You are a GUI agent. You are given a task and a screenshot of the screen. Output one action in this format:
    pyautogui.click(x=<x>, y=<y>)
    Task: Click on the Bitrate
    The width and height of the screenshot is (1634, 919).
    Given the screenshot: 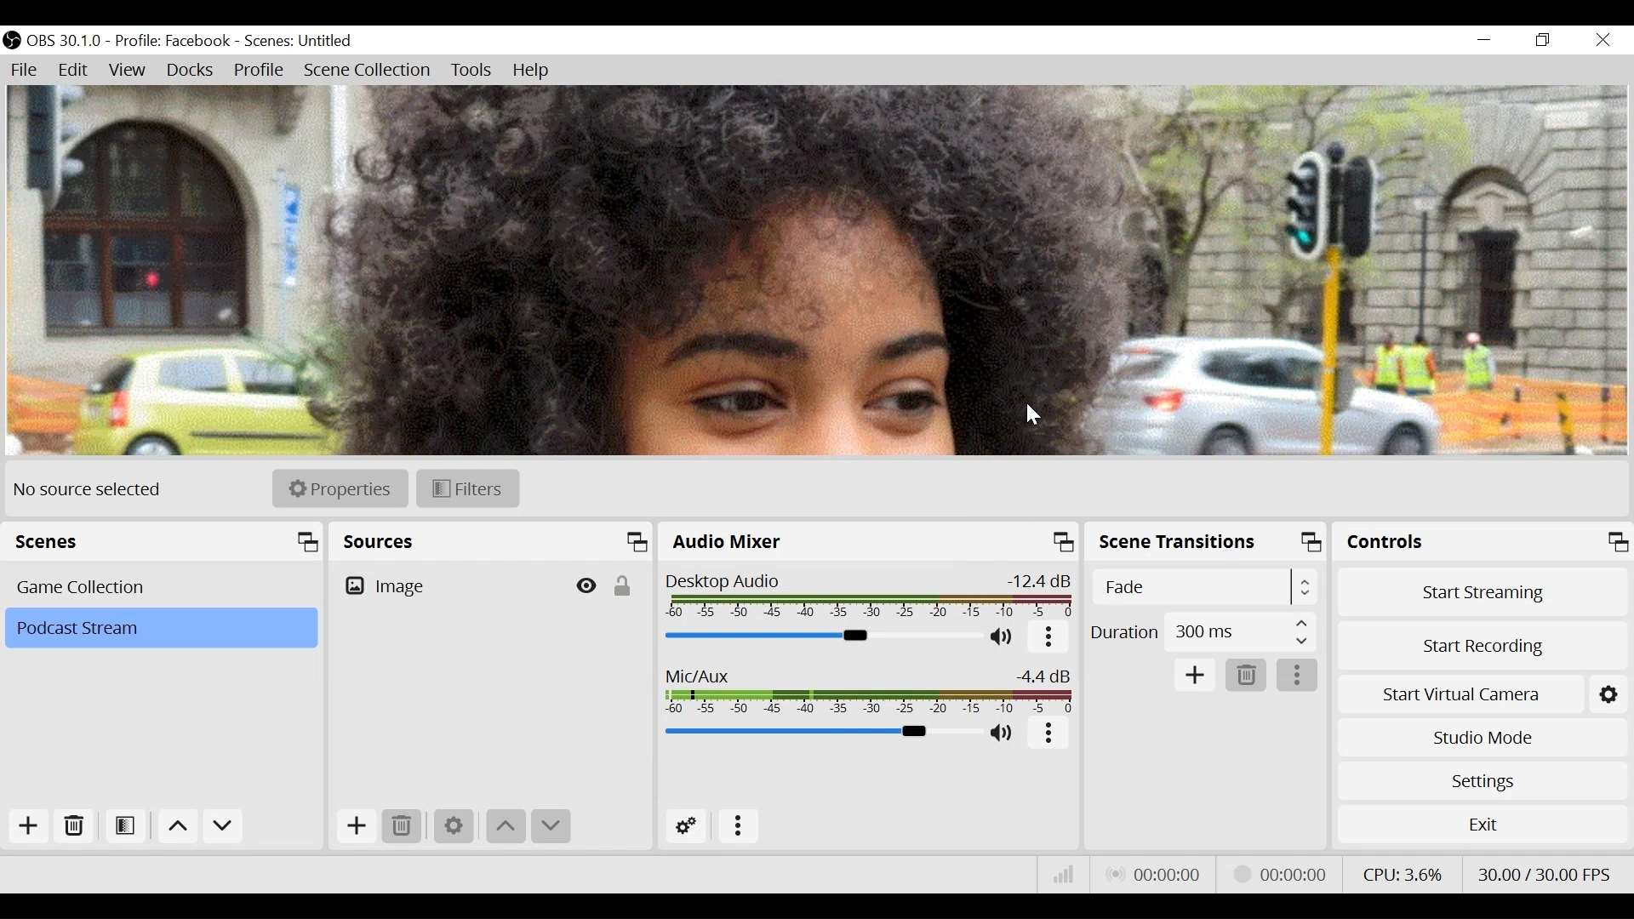 What is the action you would take?
    pyautogui.click(x=1065, y=874)
    